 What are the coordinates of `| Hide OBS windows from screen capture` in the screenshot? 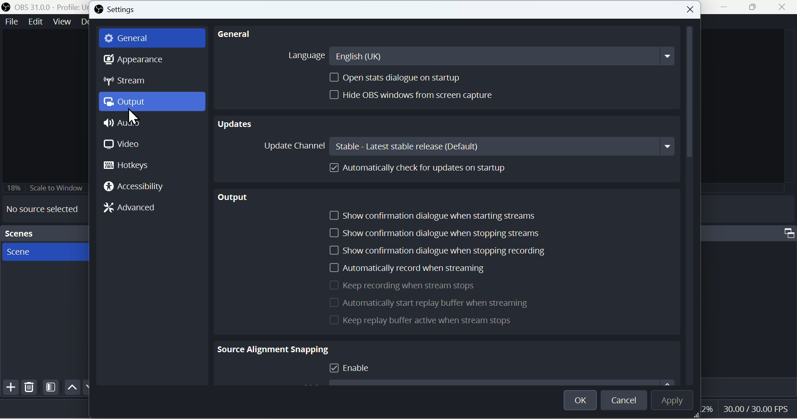 It's located at (415, 93).